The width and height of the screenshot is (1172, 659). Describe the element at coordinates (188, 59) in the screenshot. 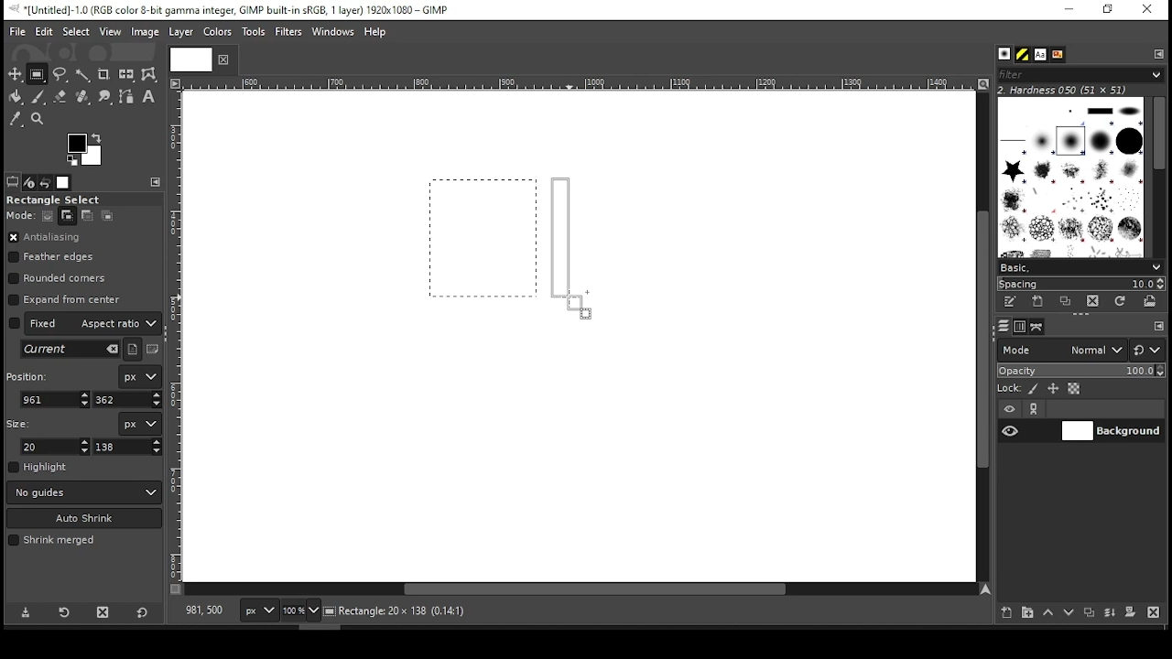

I see `` at that location.